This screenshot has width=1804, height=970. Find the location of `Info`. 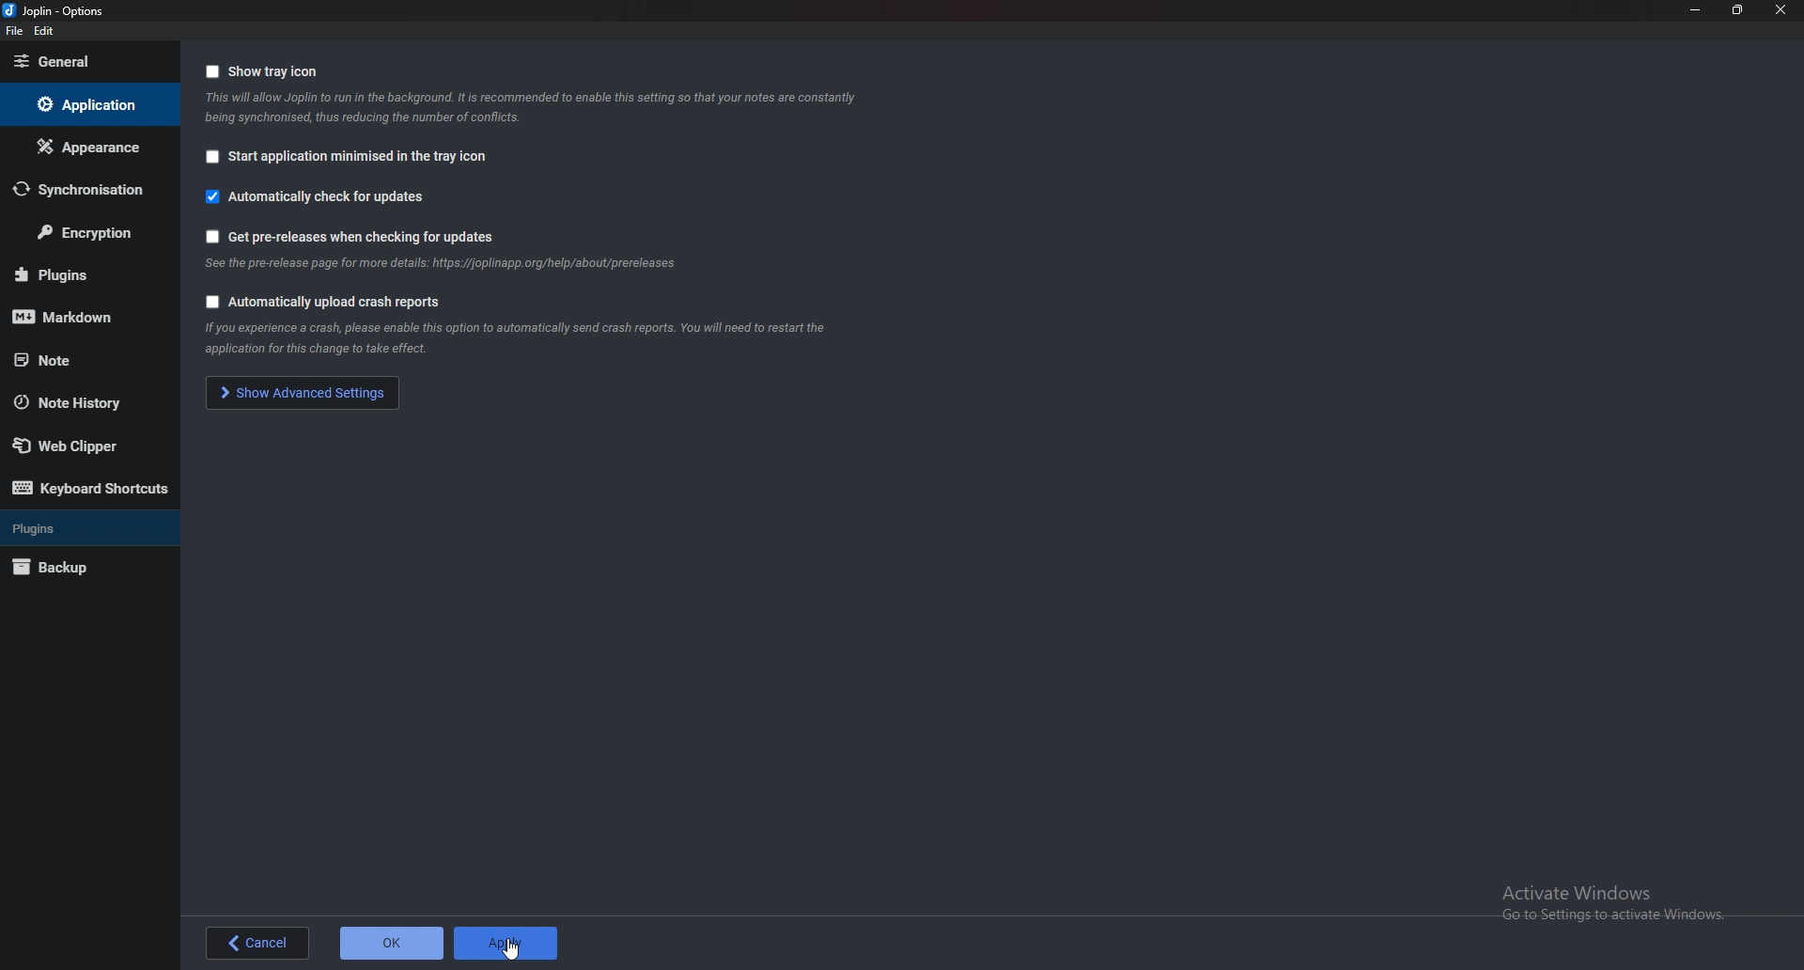

Info is located at coordinates (548, 339).